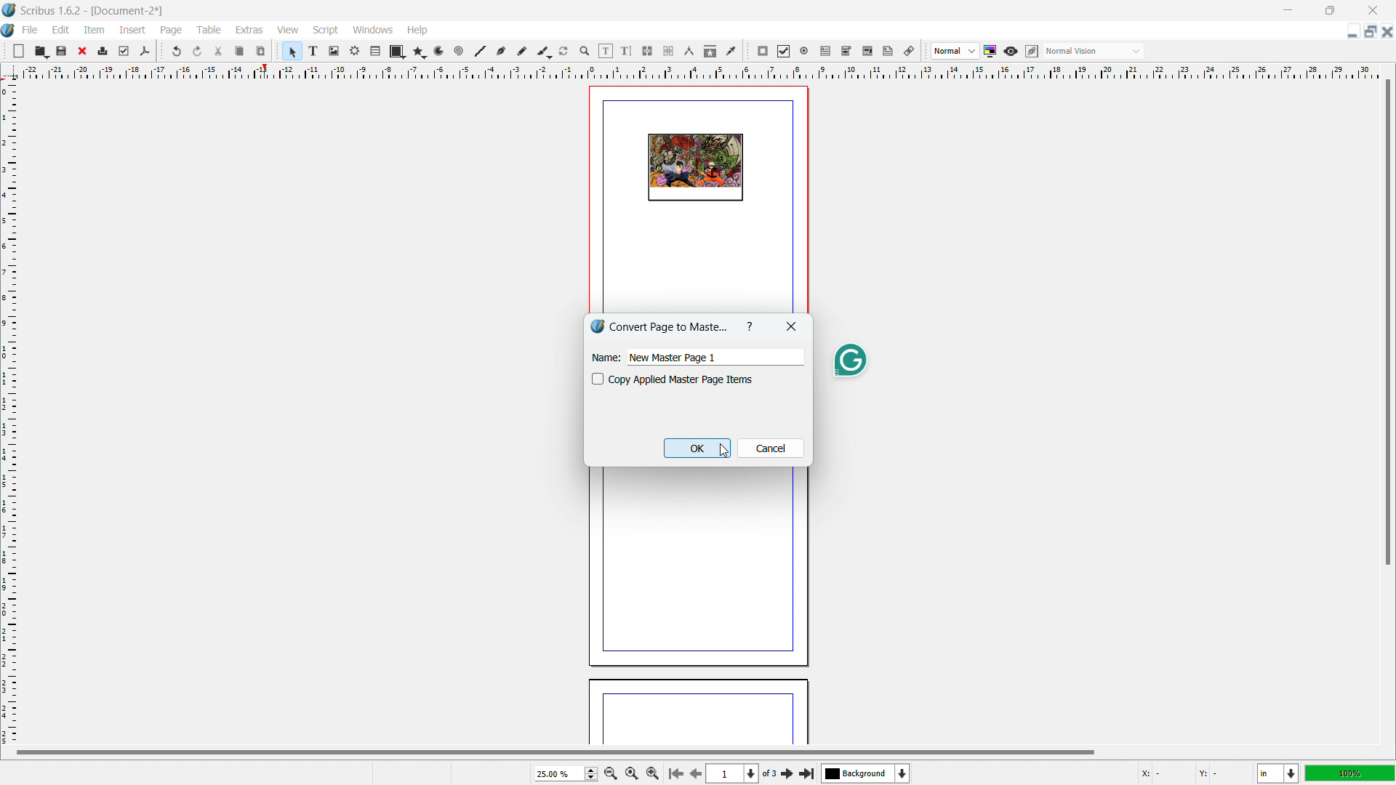 The height and width of the screenshot is (785, 1396). Describe the element at coordinates (689, 52) in the screenshot. I see `measurement` at that location.